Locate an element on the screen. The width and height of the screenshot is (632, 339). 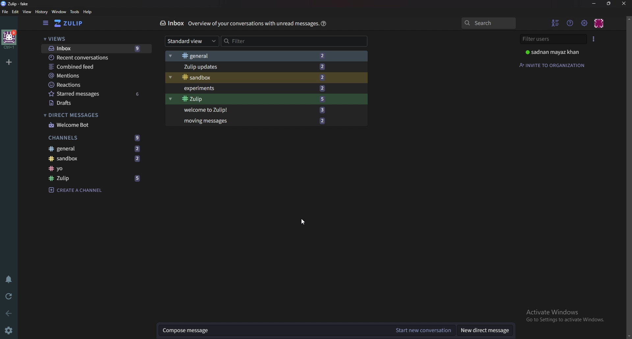
Hide user list is located at coordinates (555, 23).